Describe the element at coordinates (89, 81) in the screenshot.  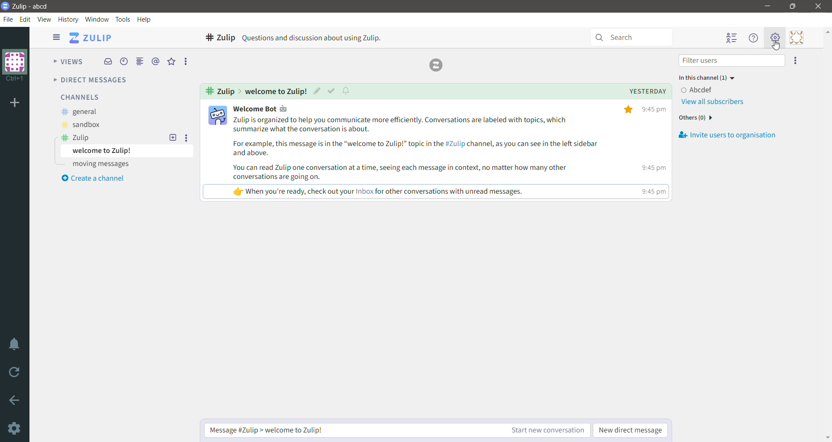
I see `Direct messages` at that location.